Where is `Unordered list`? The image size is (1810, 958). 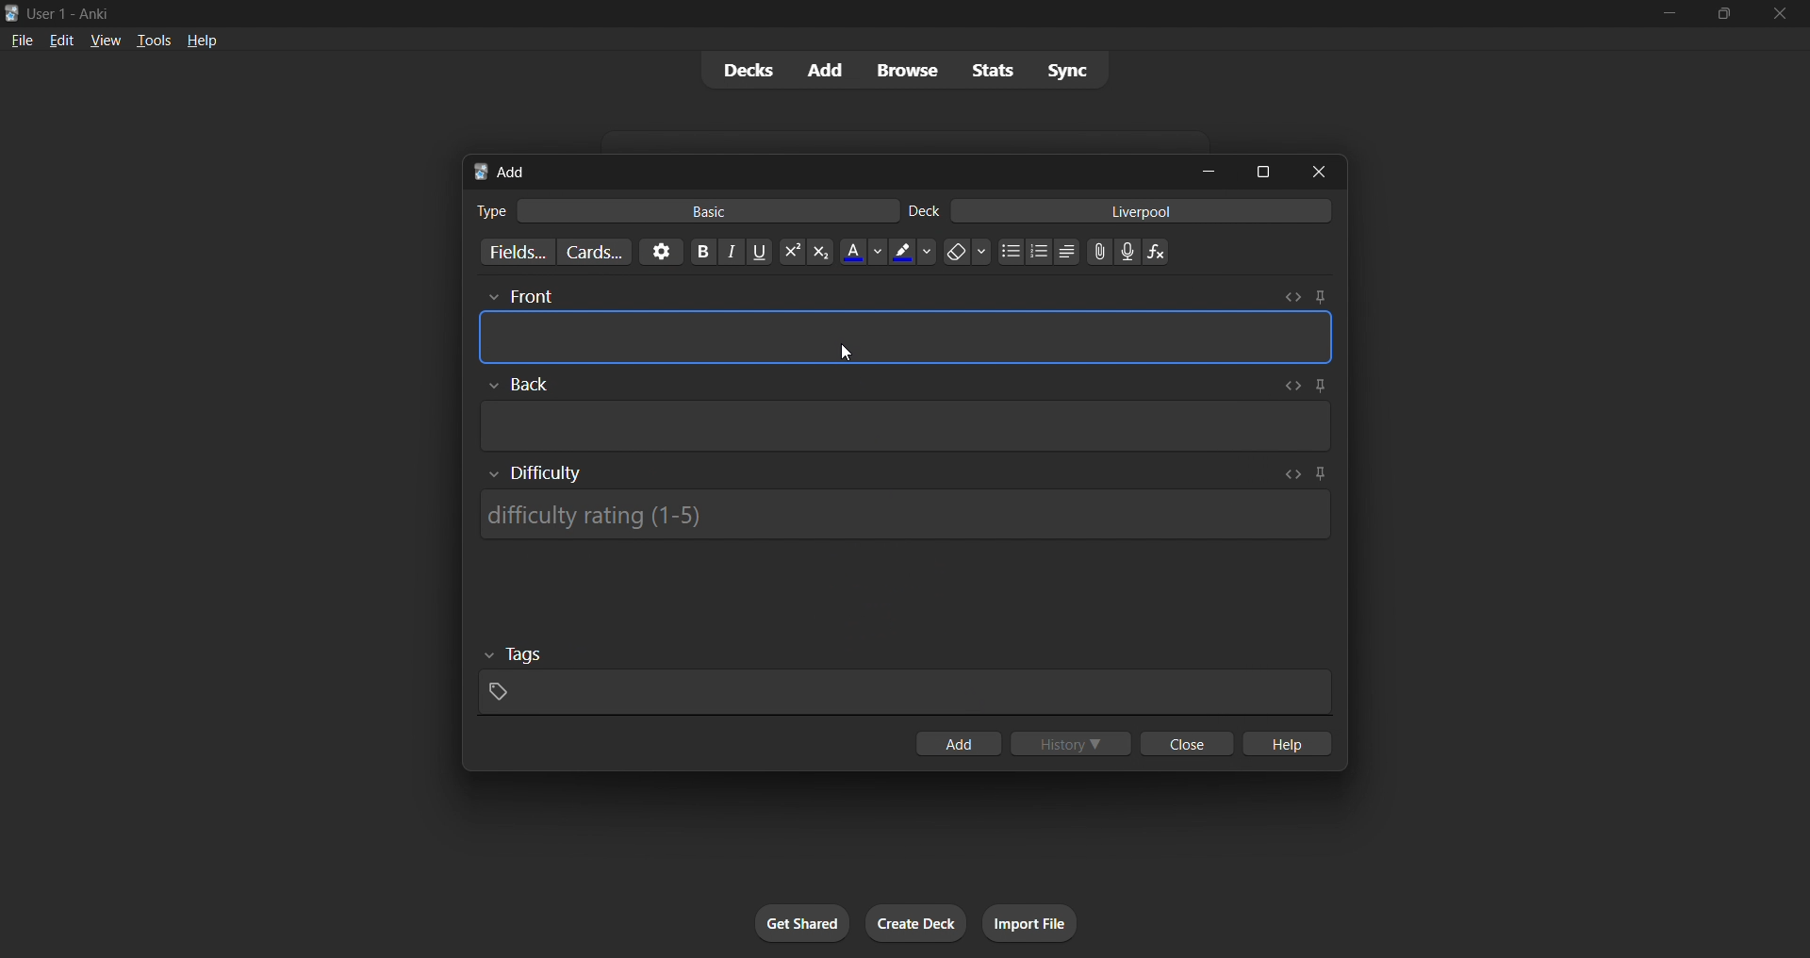 Unordered list is located at coordinates (1012, 251).